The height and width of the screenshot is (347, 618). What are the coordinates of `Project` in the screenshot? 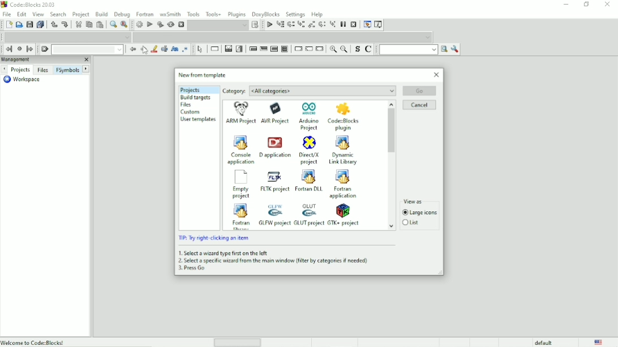 It's located at (81, 14).